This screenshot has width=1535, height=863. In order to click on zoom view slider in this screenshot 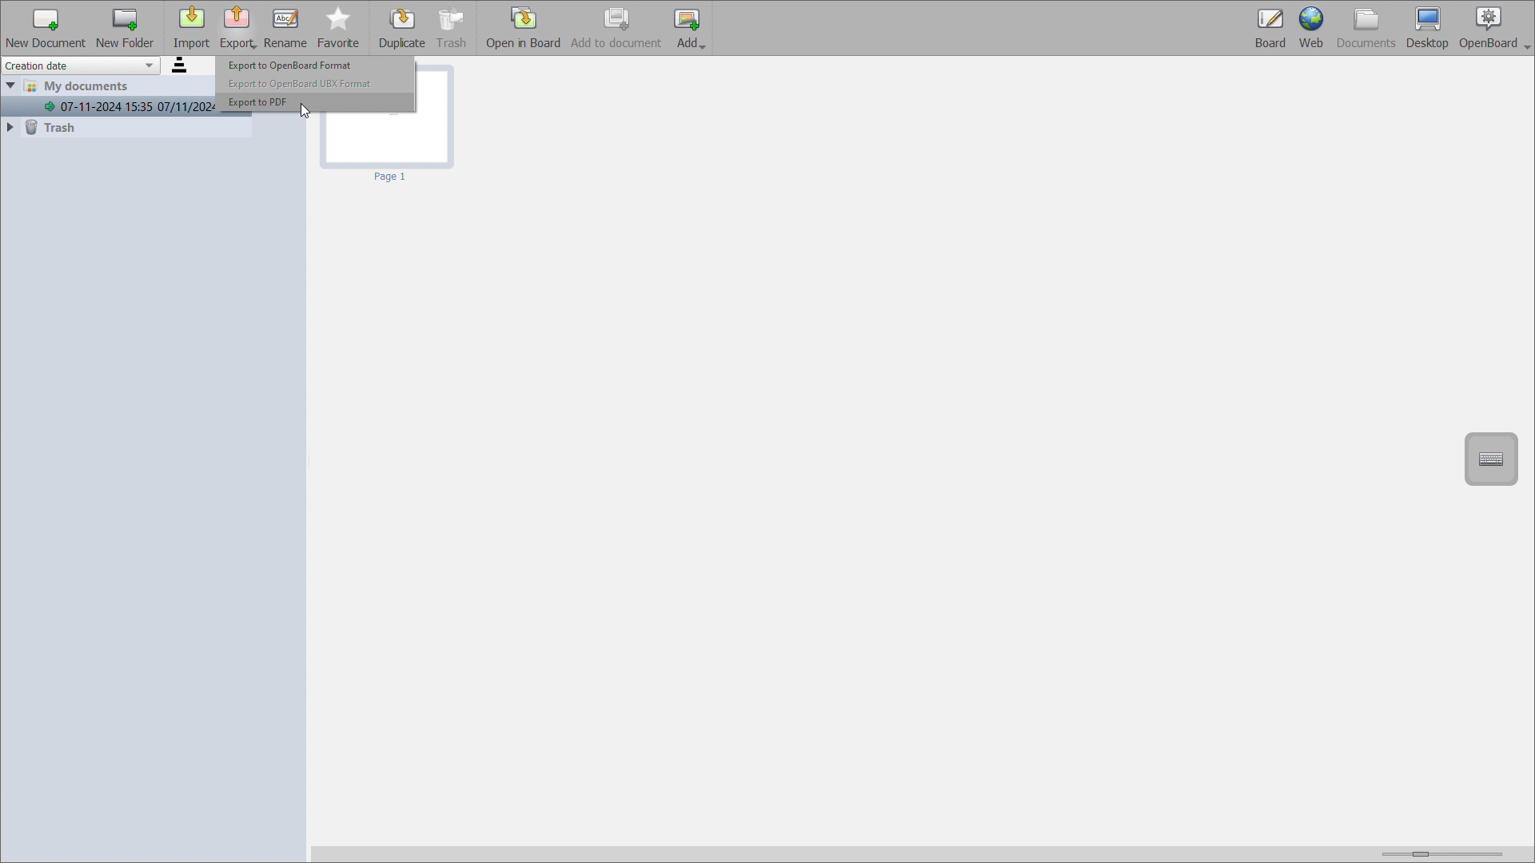, I will do `click(1438, 851)`.